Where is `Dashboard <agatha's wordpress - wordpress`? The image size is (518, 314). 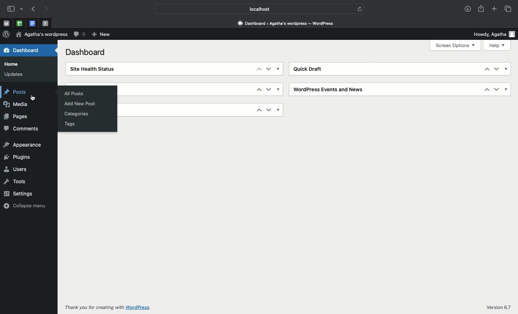
Dashboard <agatha's wordpress - wordpress is located at coordinates (288, 24).